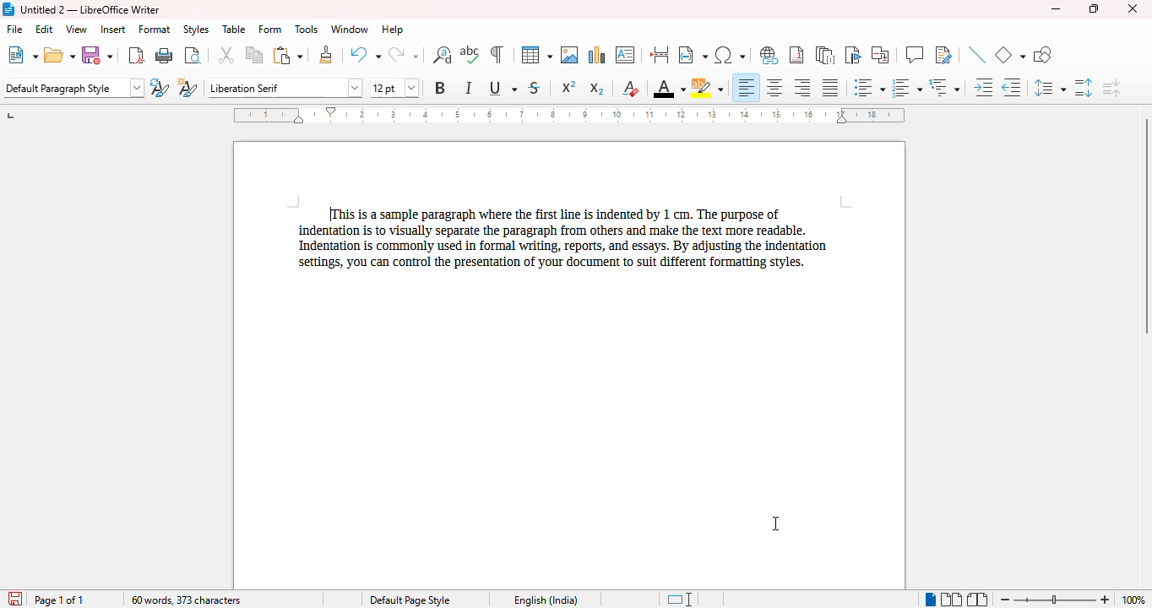  What do you see at coordinates (394, 30) in the screenshot?
I see `help` at bounding box center [394, 30].